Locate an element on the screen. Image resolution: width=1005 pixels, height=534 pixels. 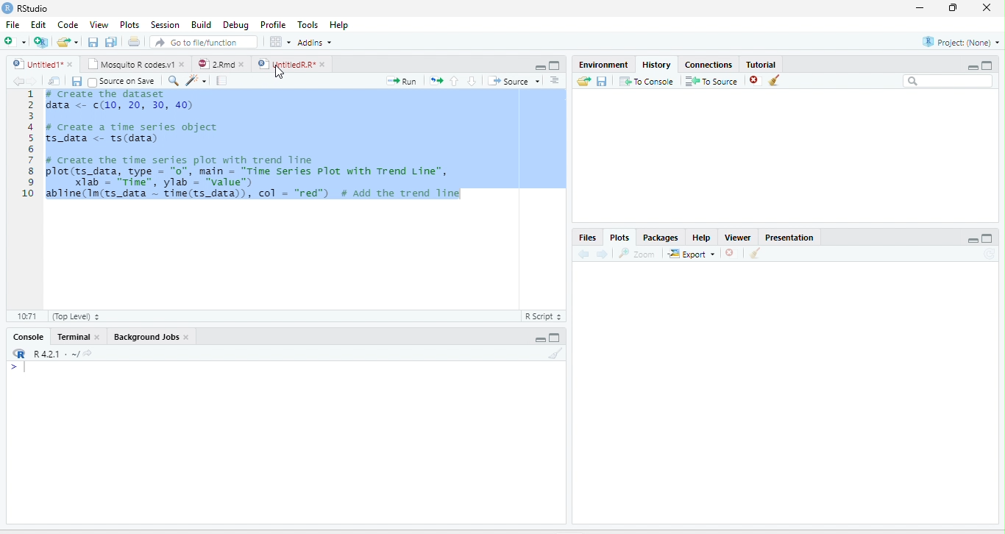
Help is located at coordinates (702, 238).